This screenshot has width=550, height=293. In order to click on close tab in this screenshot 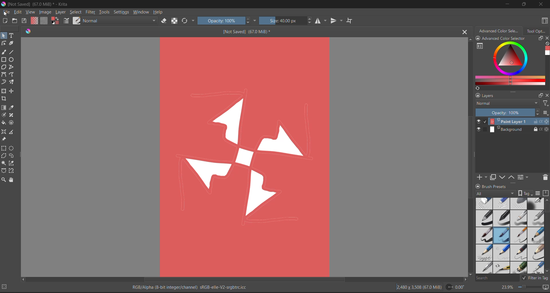, I will do `click(463, 33)`.